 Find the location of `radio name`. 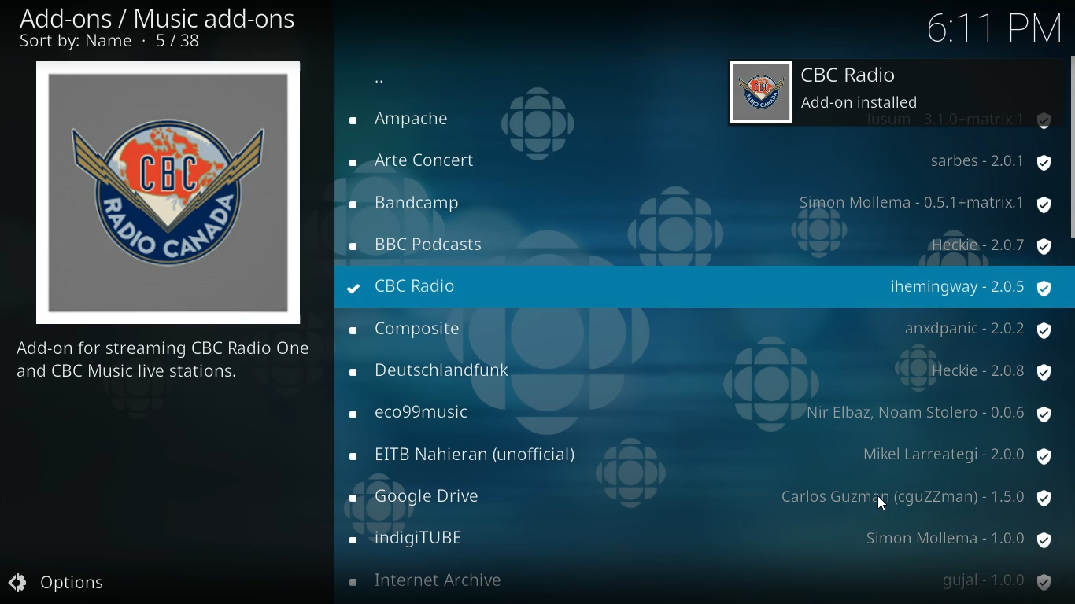

radio name is located at coordinates (417, 333).